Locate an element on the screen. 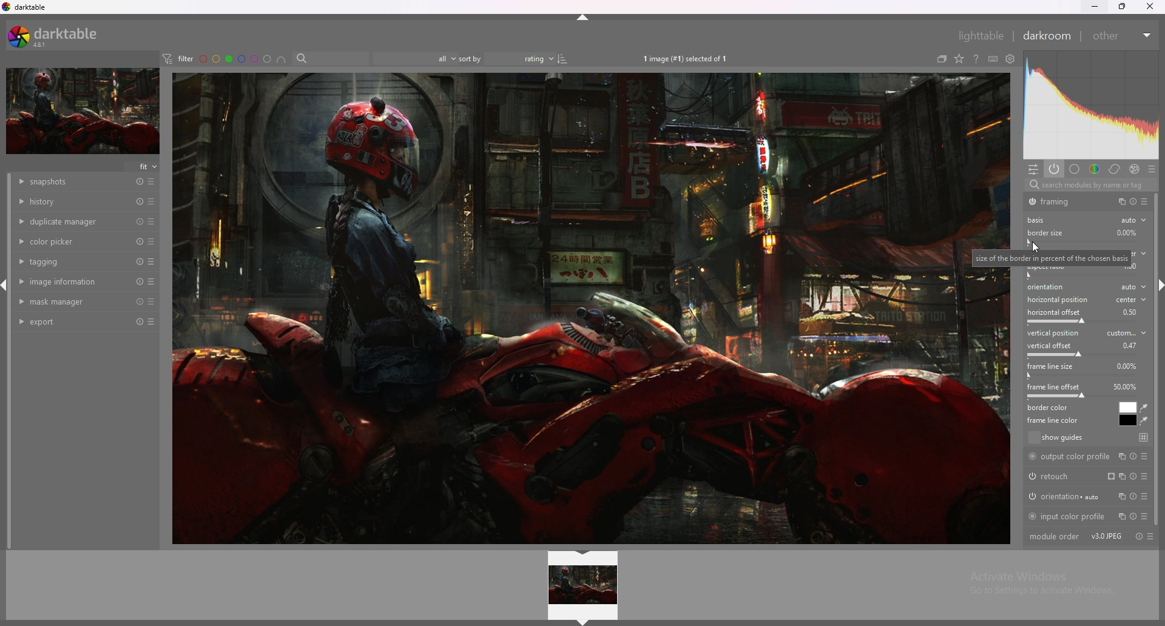 This screenshot has width=1165, height=626. 1 image (#1) selected of 1 is located at coordinates (691, 57).